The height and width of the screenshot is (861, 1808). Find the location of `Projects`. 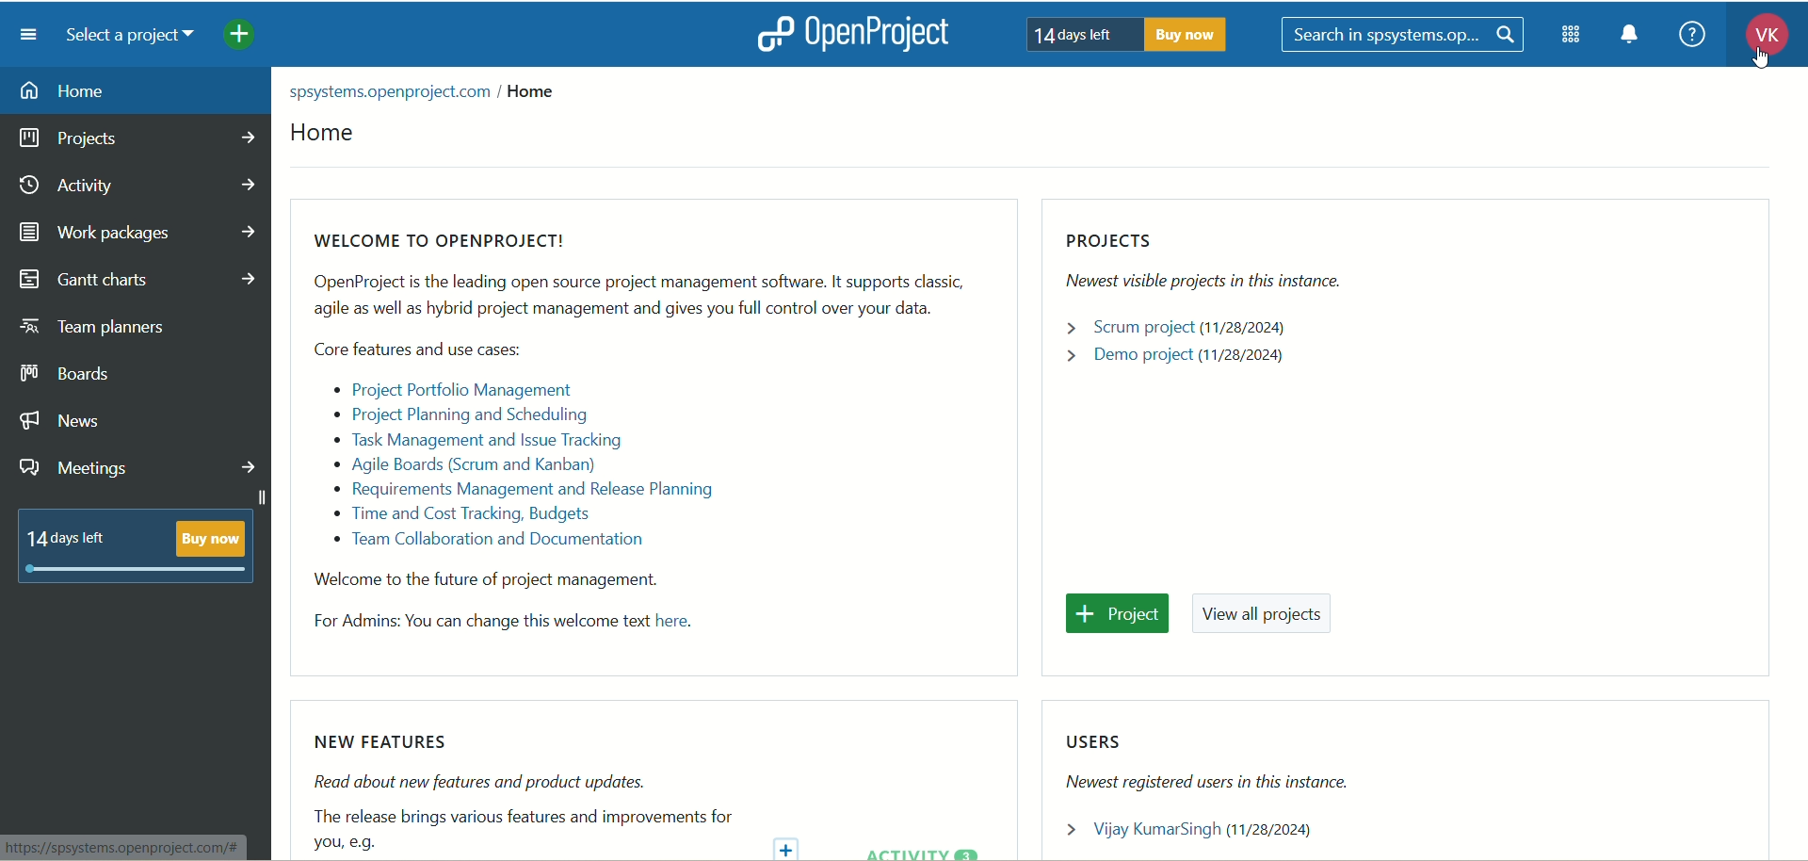

Projects is located at coordinates (1222, 263).